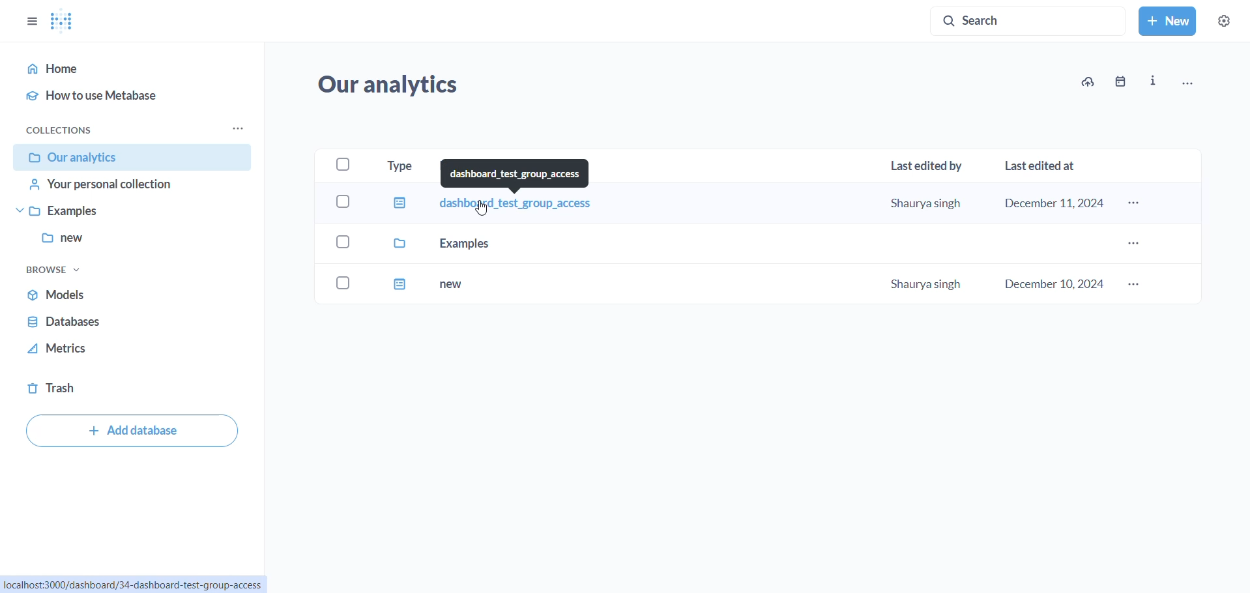 The height and width of the screenshot is (593, 1250). What do you see at coordinates (340, 204) in the screenshot?
I see `select checkbox` at bounding box center [340, 204].